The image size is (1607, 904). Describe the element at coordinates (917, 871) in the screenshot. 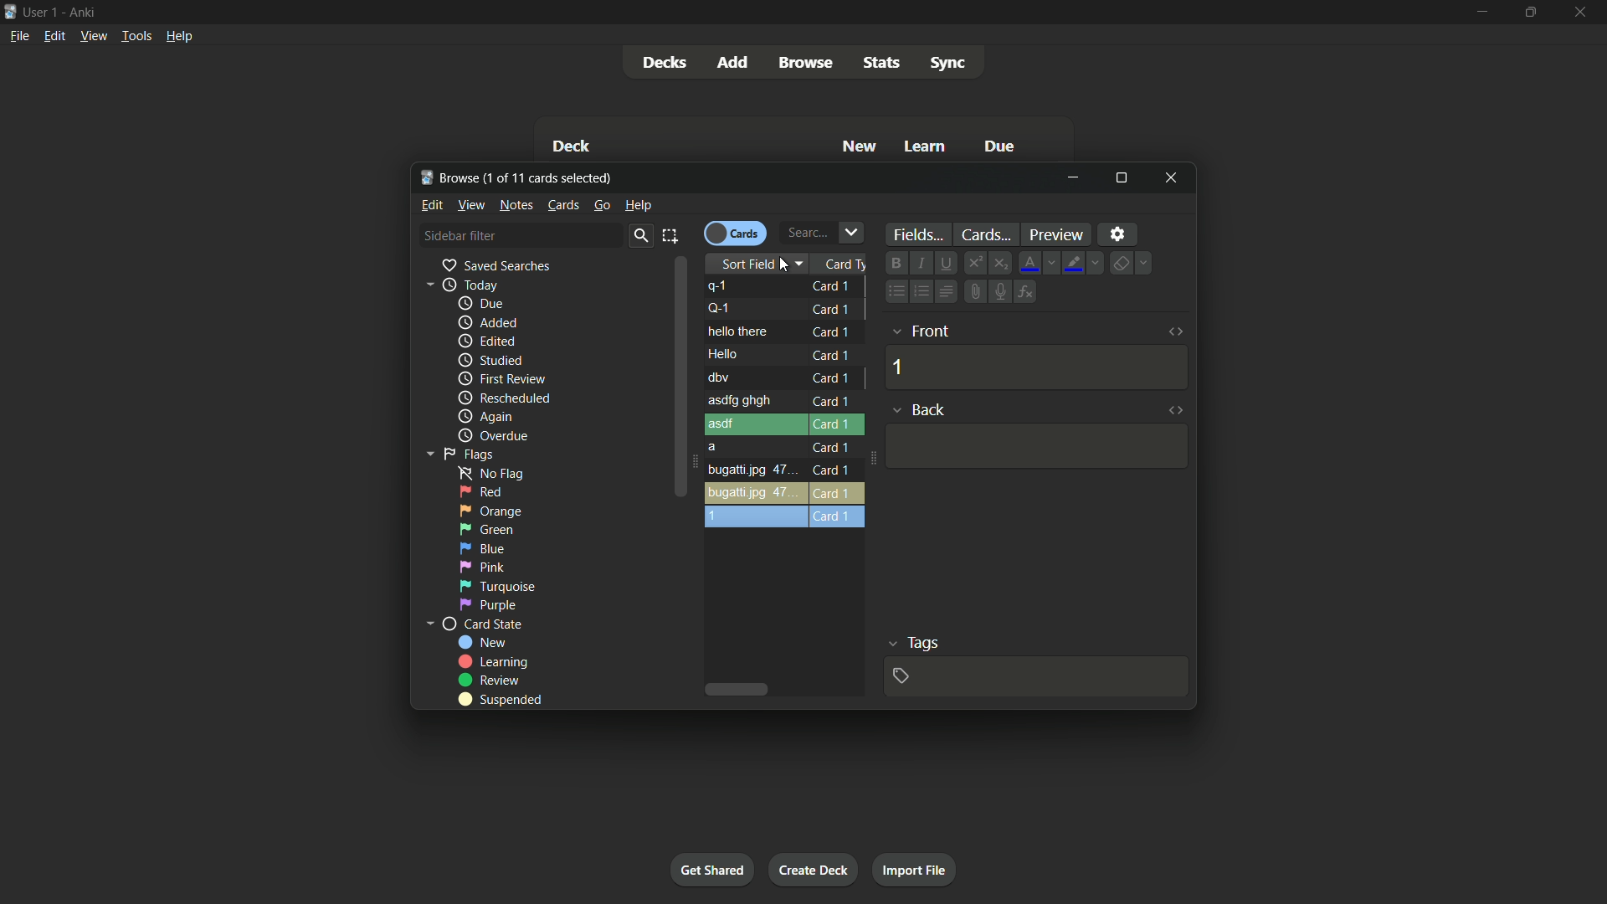

I see `import file` at that location.